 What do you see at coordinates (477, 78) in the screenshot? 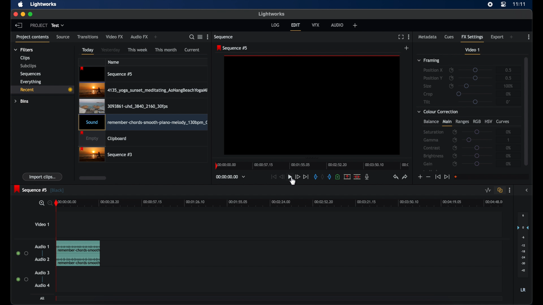
I see `slider` at bounding box center [477, 78].